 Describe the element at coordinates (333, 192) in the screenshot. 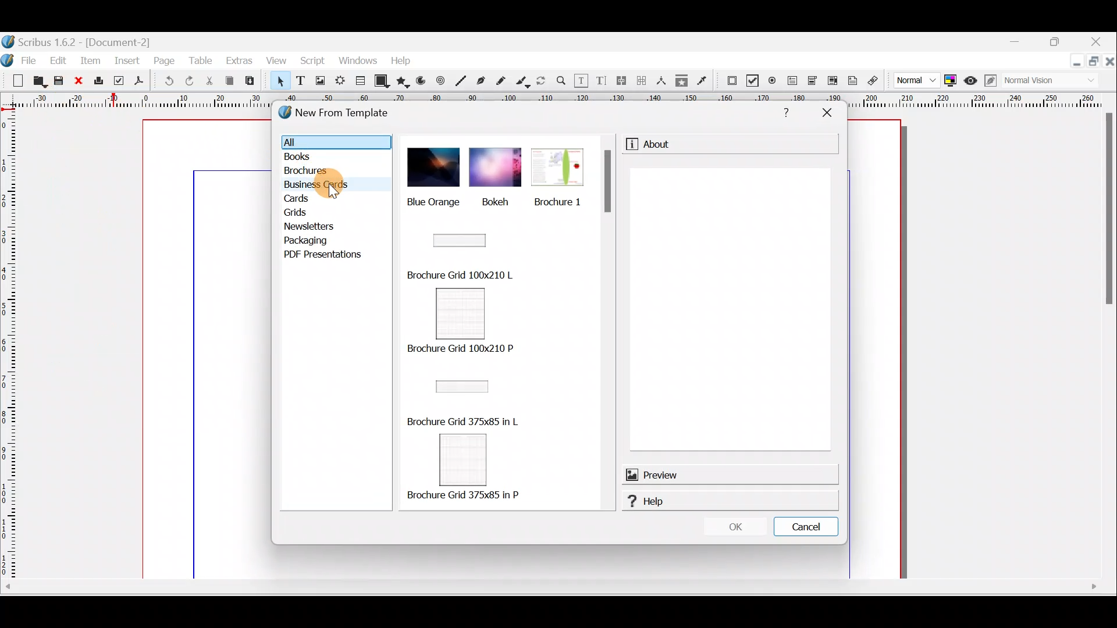

I see `cursor` at that location.